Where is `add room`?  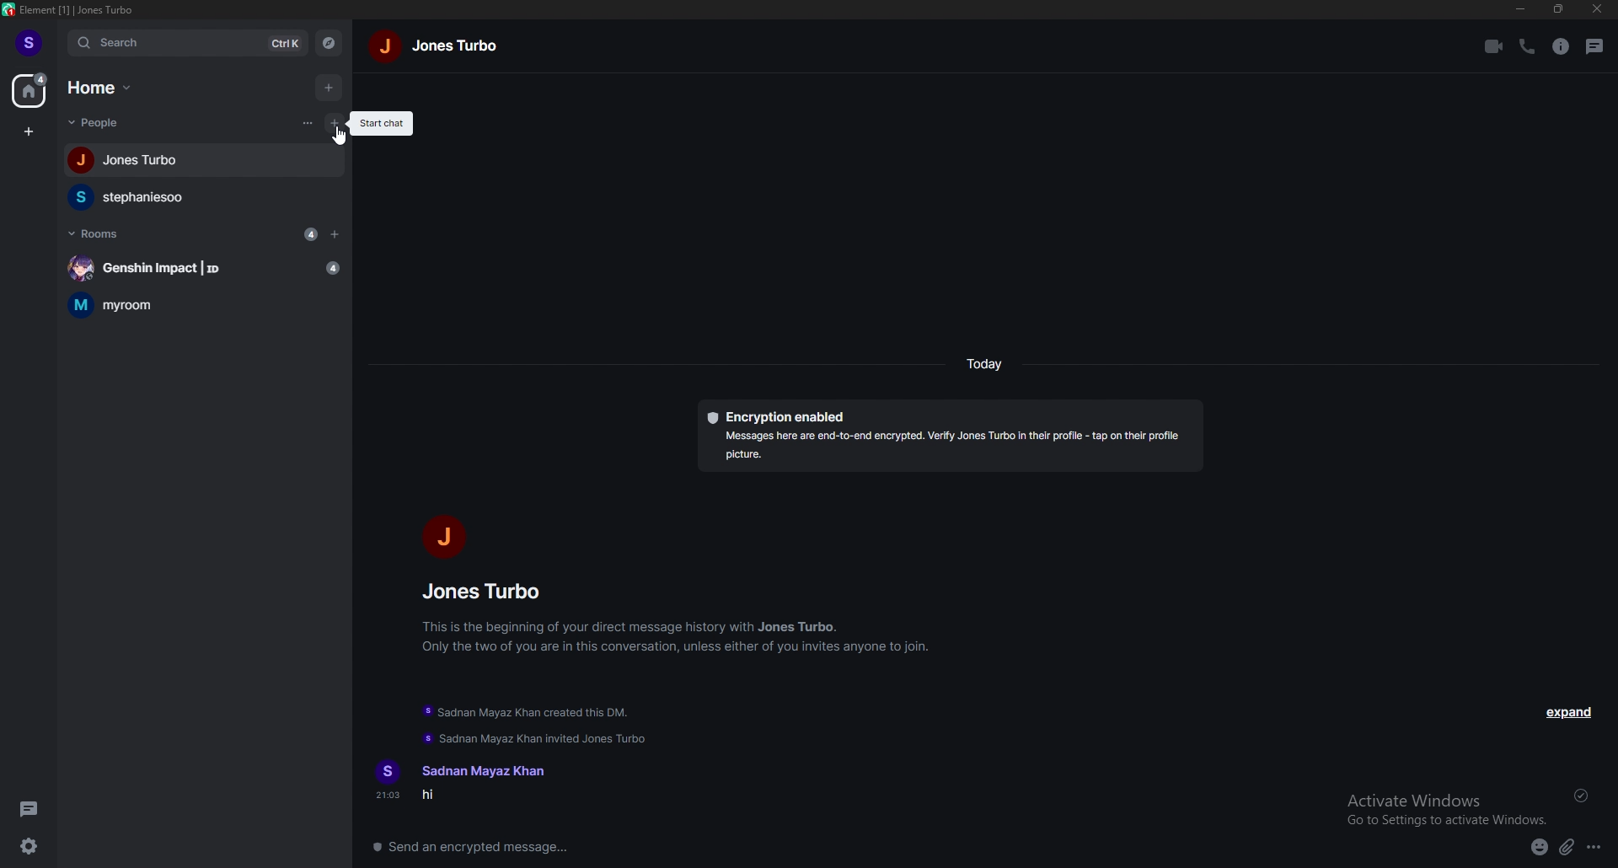
add room is located at coordinates (335, 234).